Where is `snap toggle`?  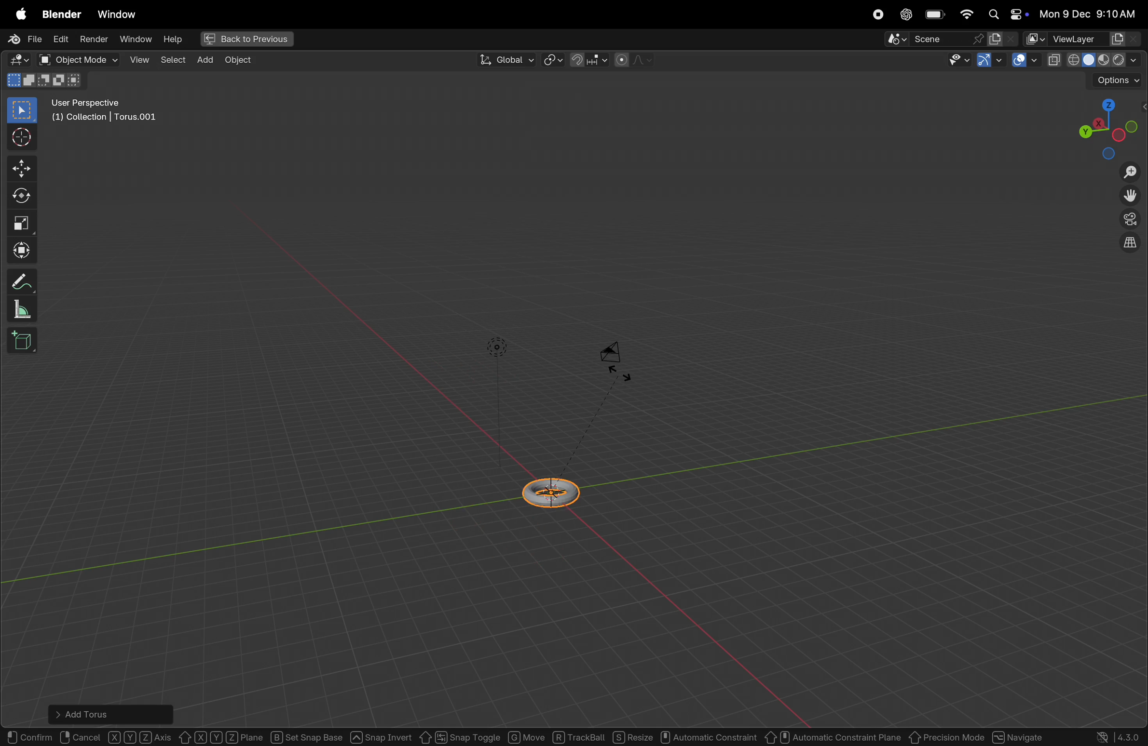
snap toggle is located at coordinates (459, 736).